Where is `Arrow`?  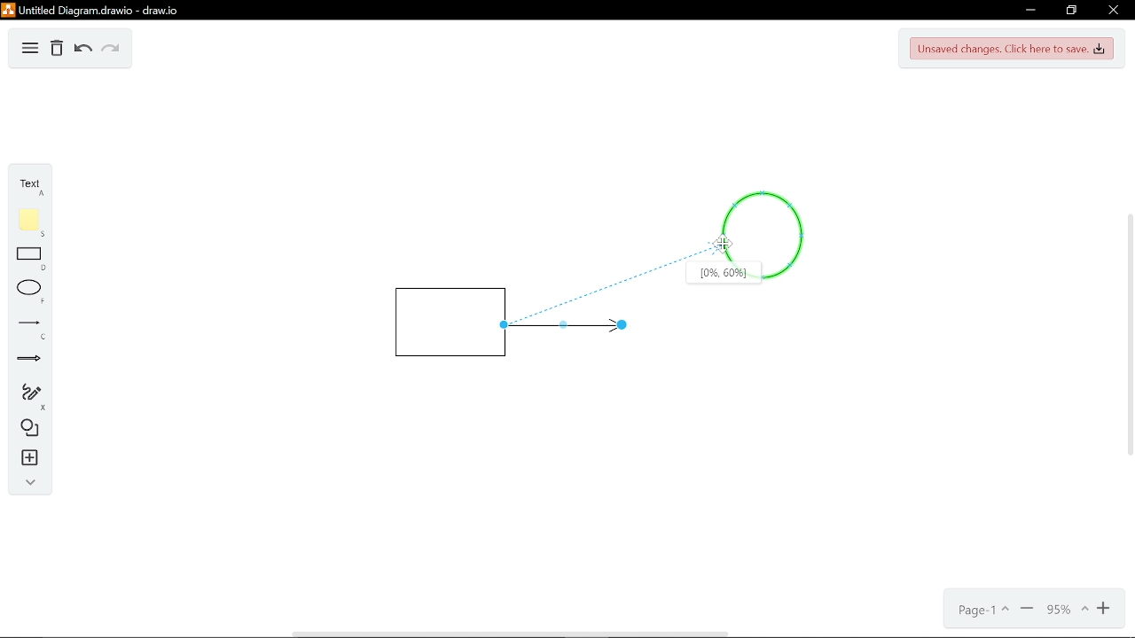
Arrow is located at coordinates (25, 361).